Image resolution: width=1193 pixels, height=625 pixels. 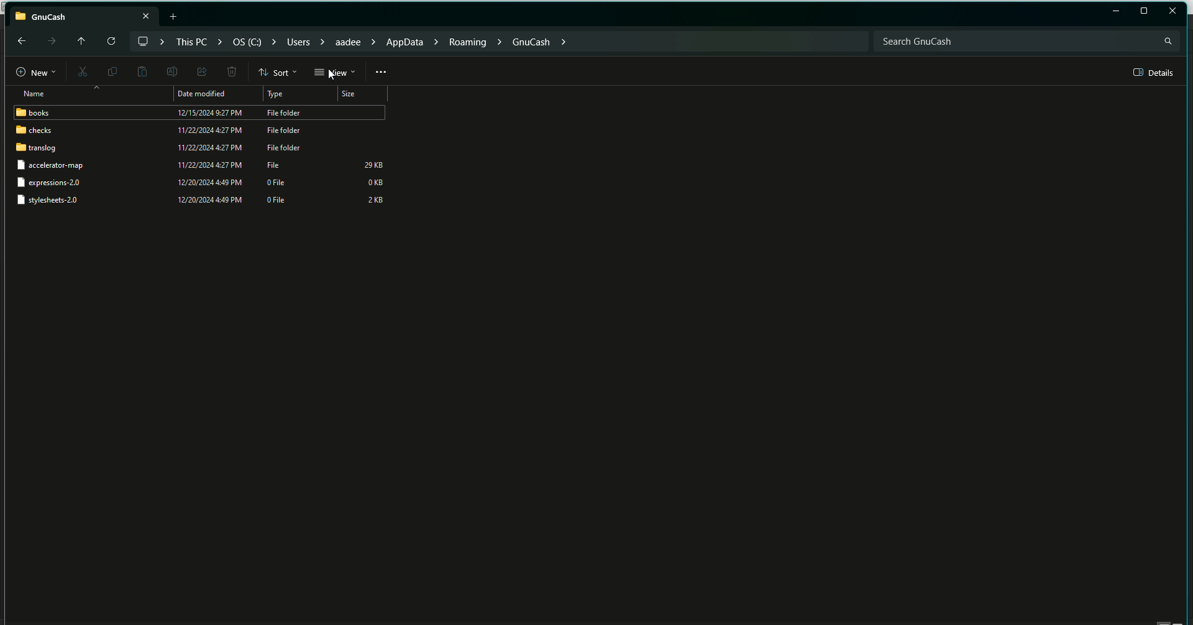 I want to click on Forward, so click(x=50, y=41).